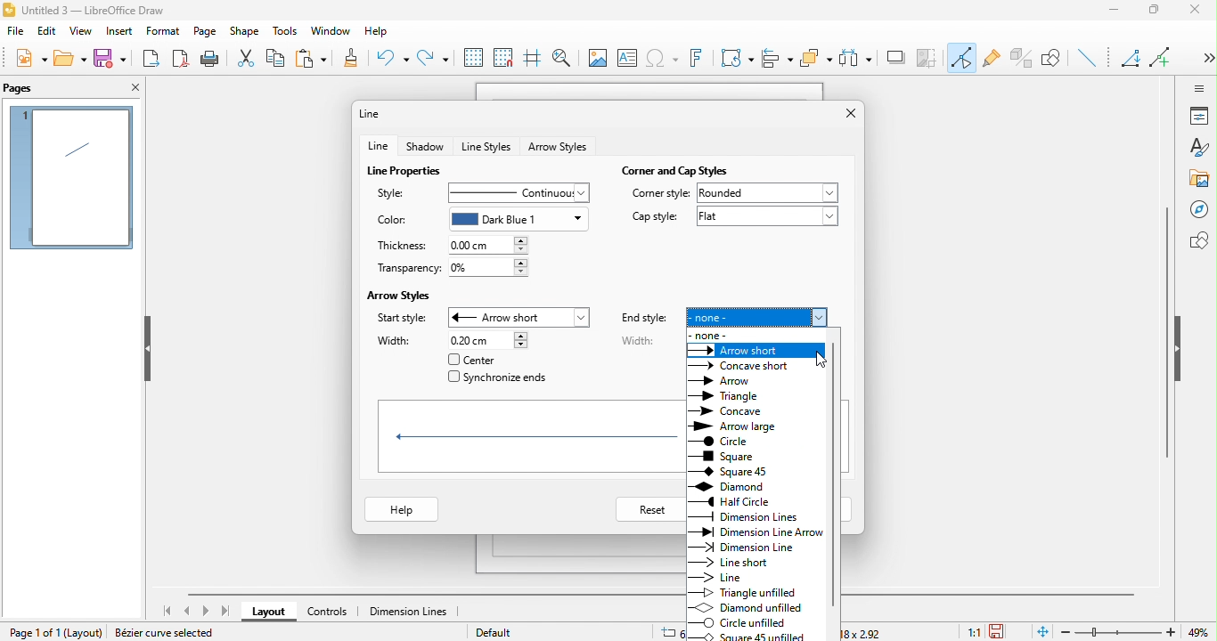 The width and height of the screenshot is (1217, 641). I want to click on previous page, so click(189, 609).